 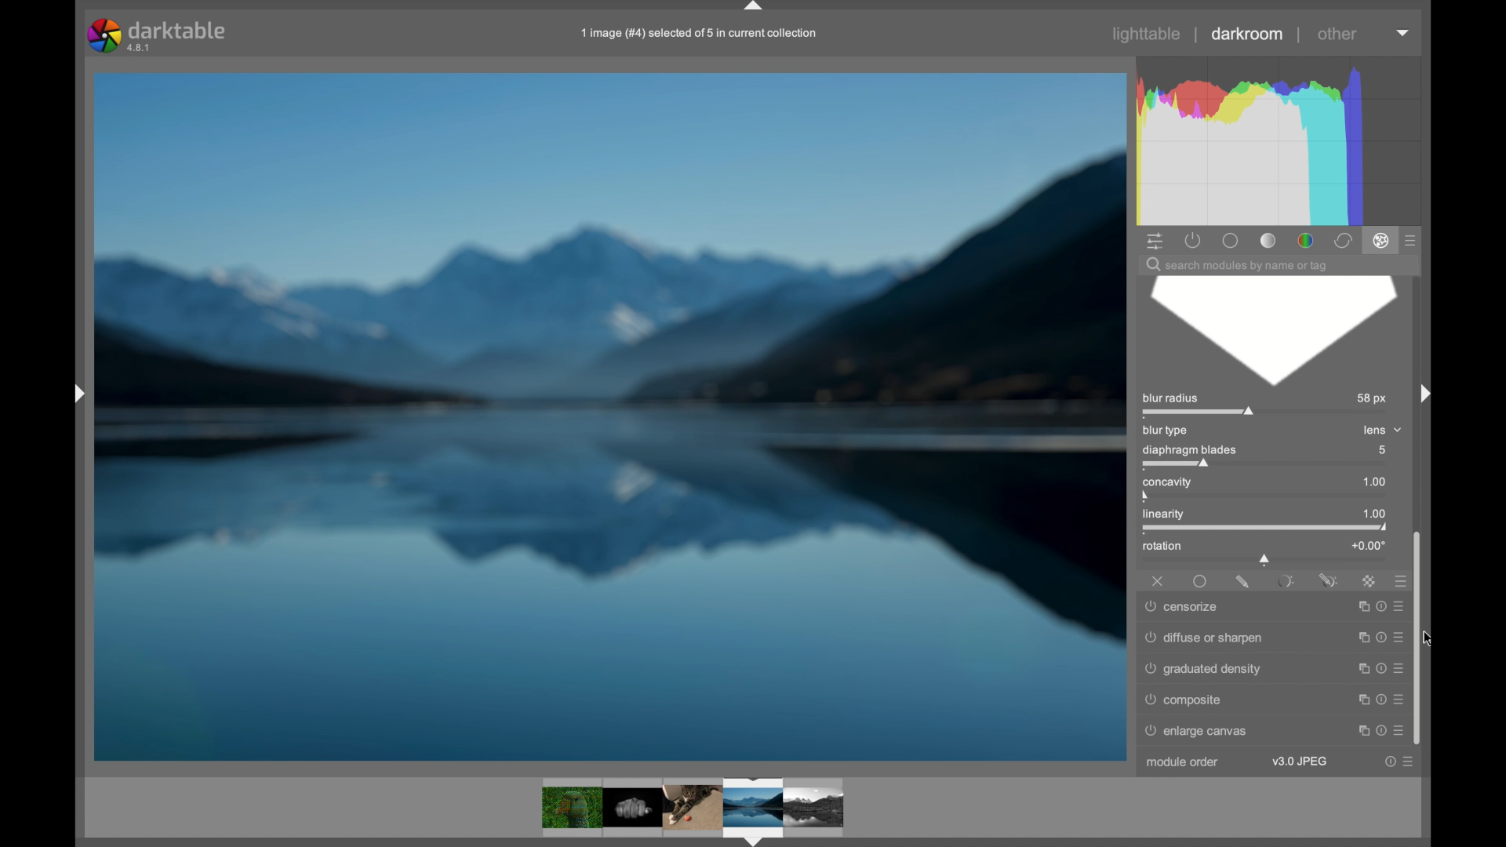 I want to click on cursor, so click(x=1437, y=642).